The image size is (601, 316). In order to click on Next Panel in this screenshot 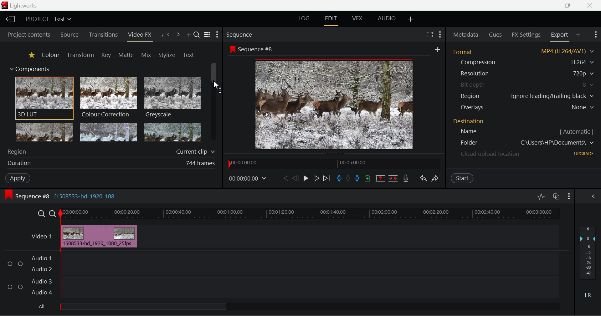, I will do `click(178, 34)`.